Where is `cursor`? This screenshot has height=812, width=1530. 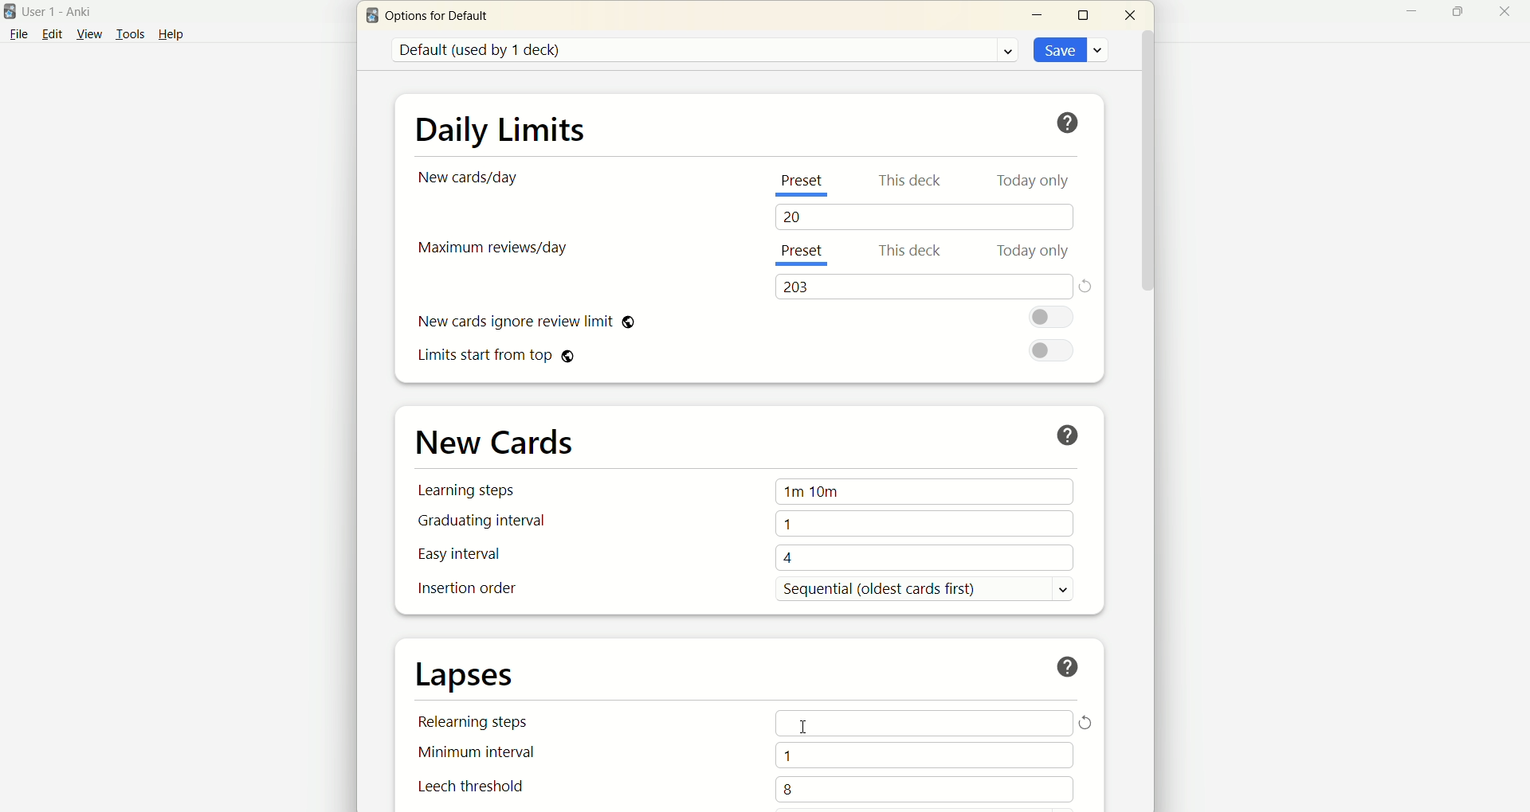
cursor is located at coordinates (797, 725).